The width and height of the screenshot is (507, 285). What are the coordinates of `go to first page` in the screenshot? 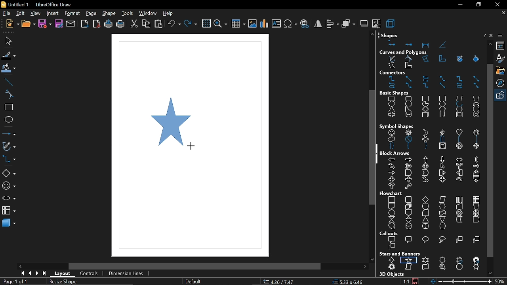 It's located at (21, 273).